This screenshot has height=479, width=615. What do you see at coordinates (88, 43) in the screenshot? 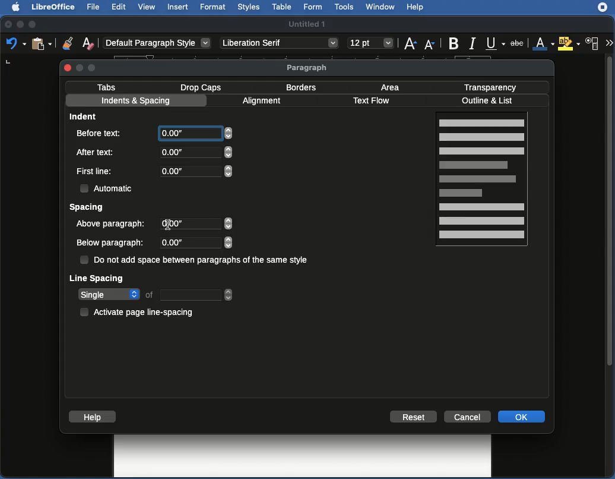
I see `Clear ` at bounding box center [88, 43].